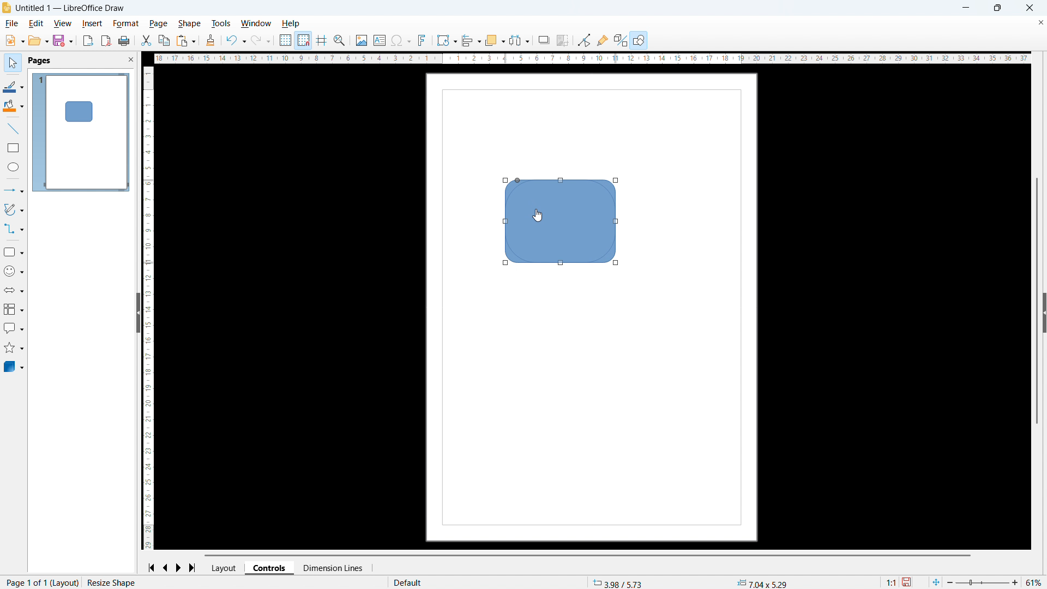 The height and width of the screenshot is (589, 1047). I want to click on maximise , so click(997, 8).